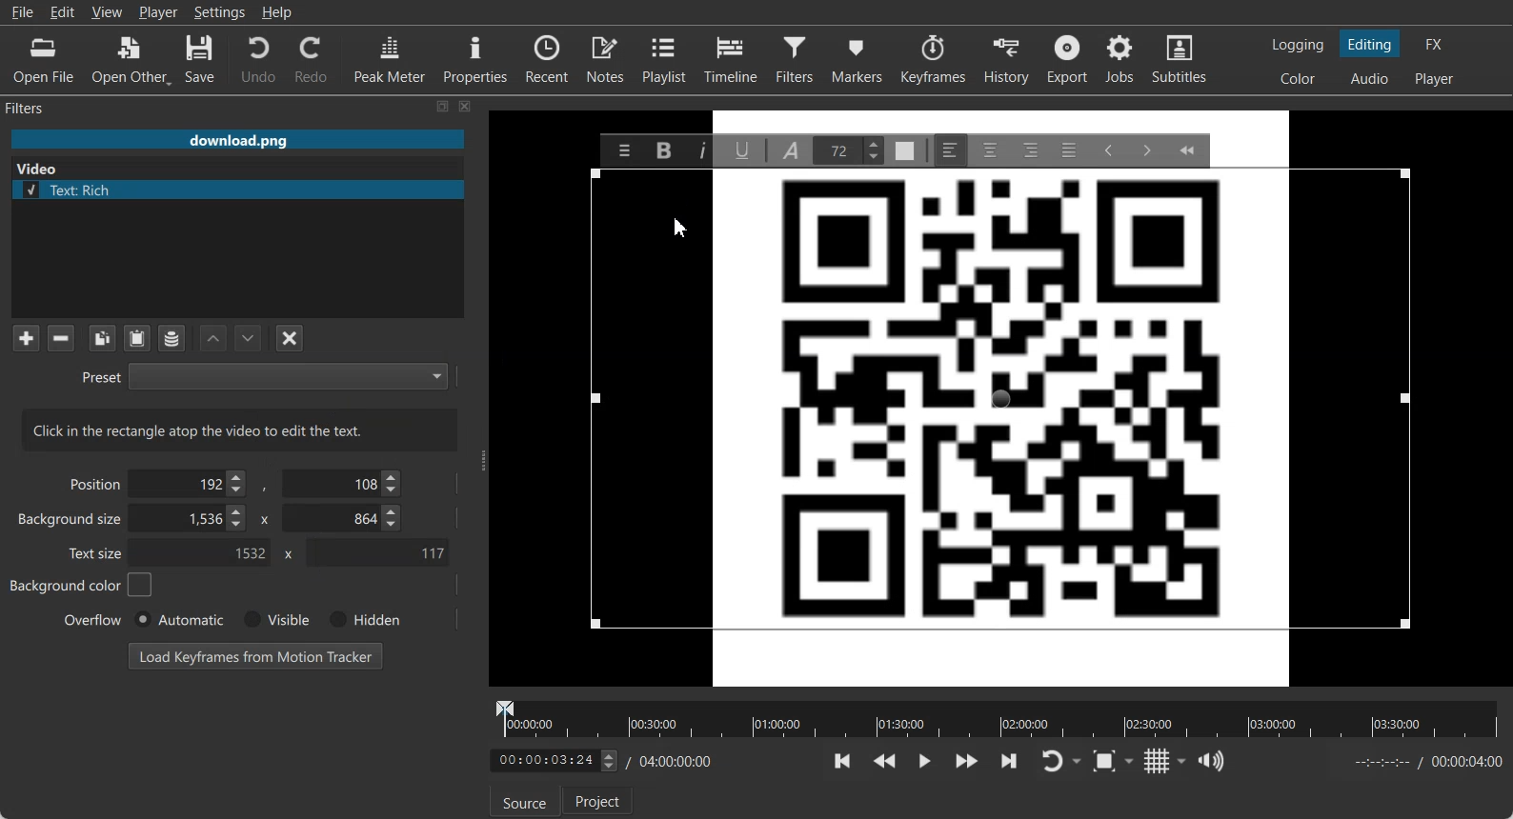  Describe the element at coordinates (1423, 762) in the screenshot. I see `End time ` at that location.